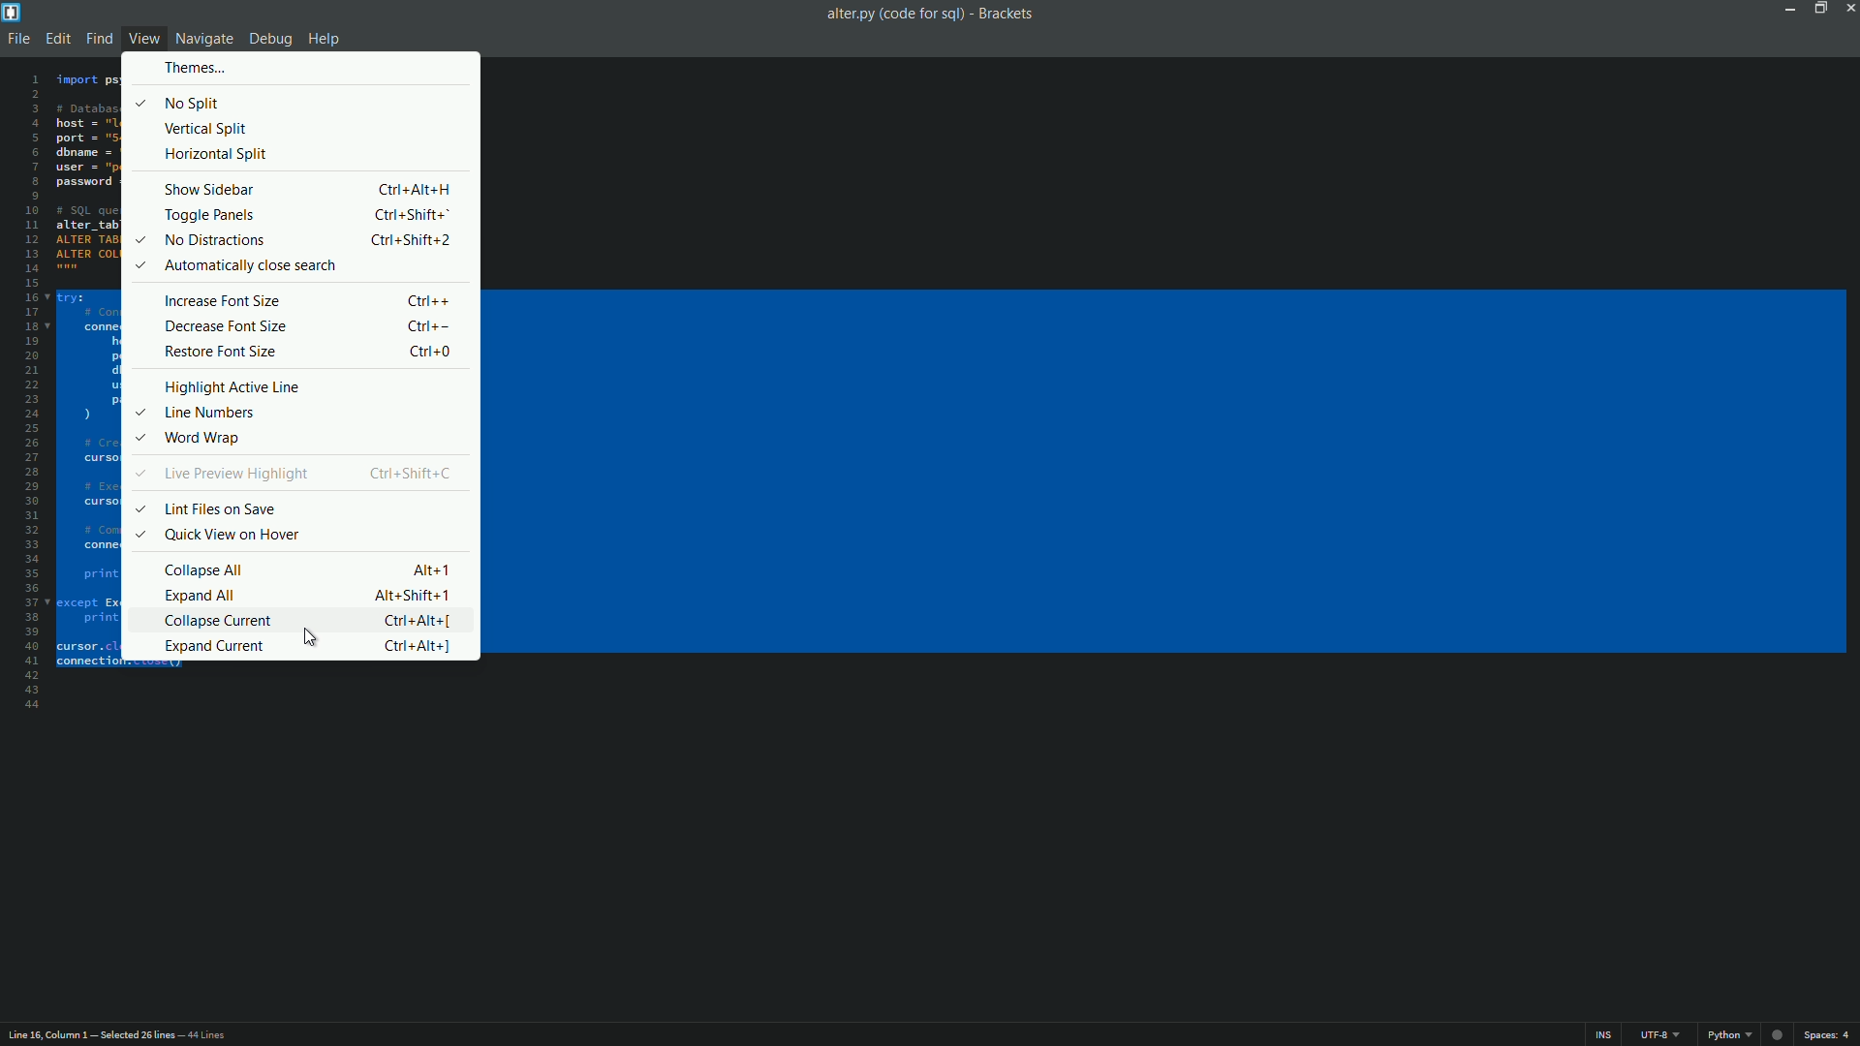 Image resolution: width=1860 pixels, height=1046 pixels. I want to click on quick view on hover, so click(231, 535).